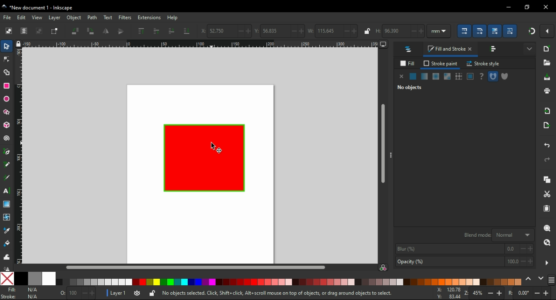 The image size is (556, 300). Describe the element at coordinates (543, 293) in the screenshot. I see `increase/decrease` at that location.